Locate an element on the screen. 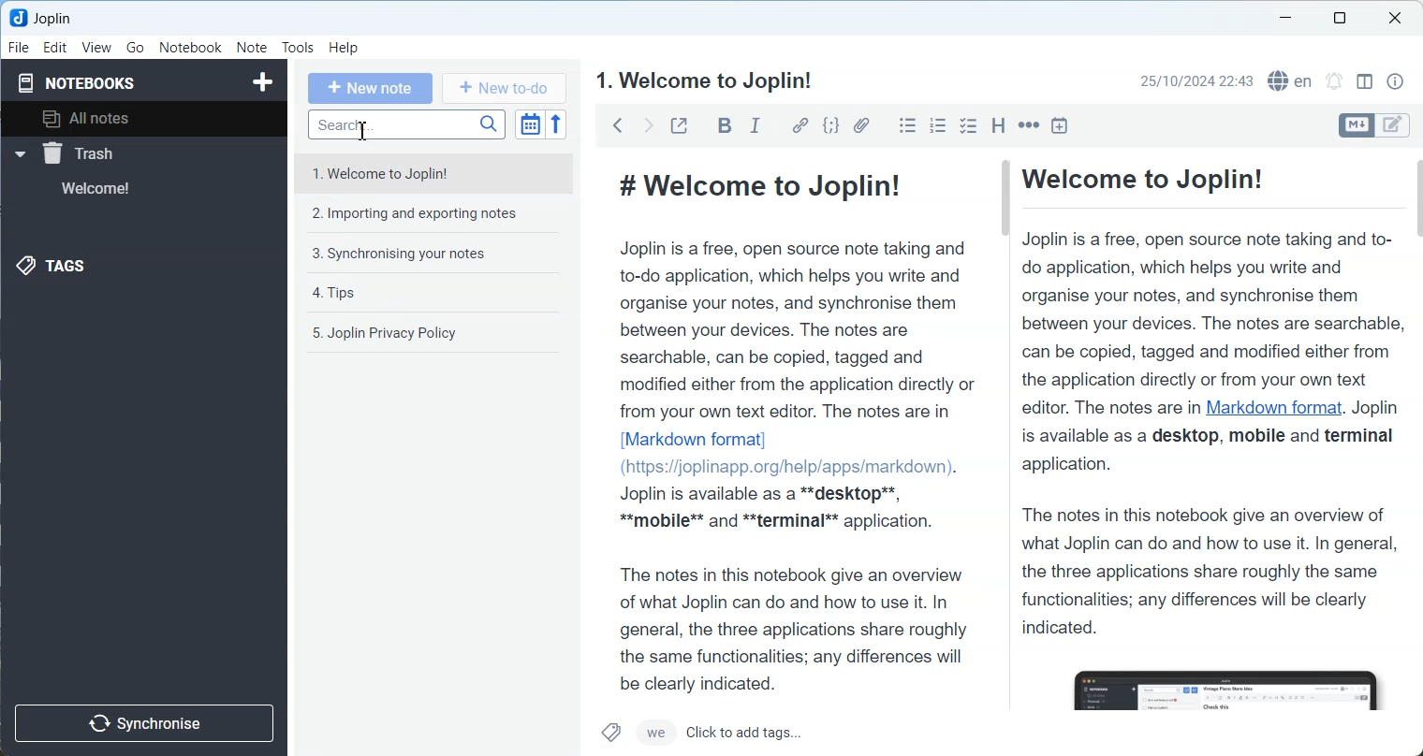  Go is located at coordinates (135, 48).